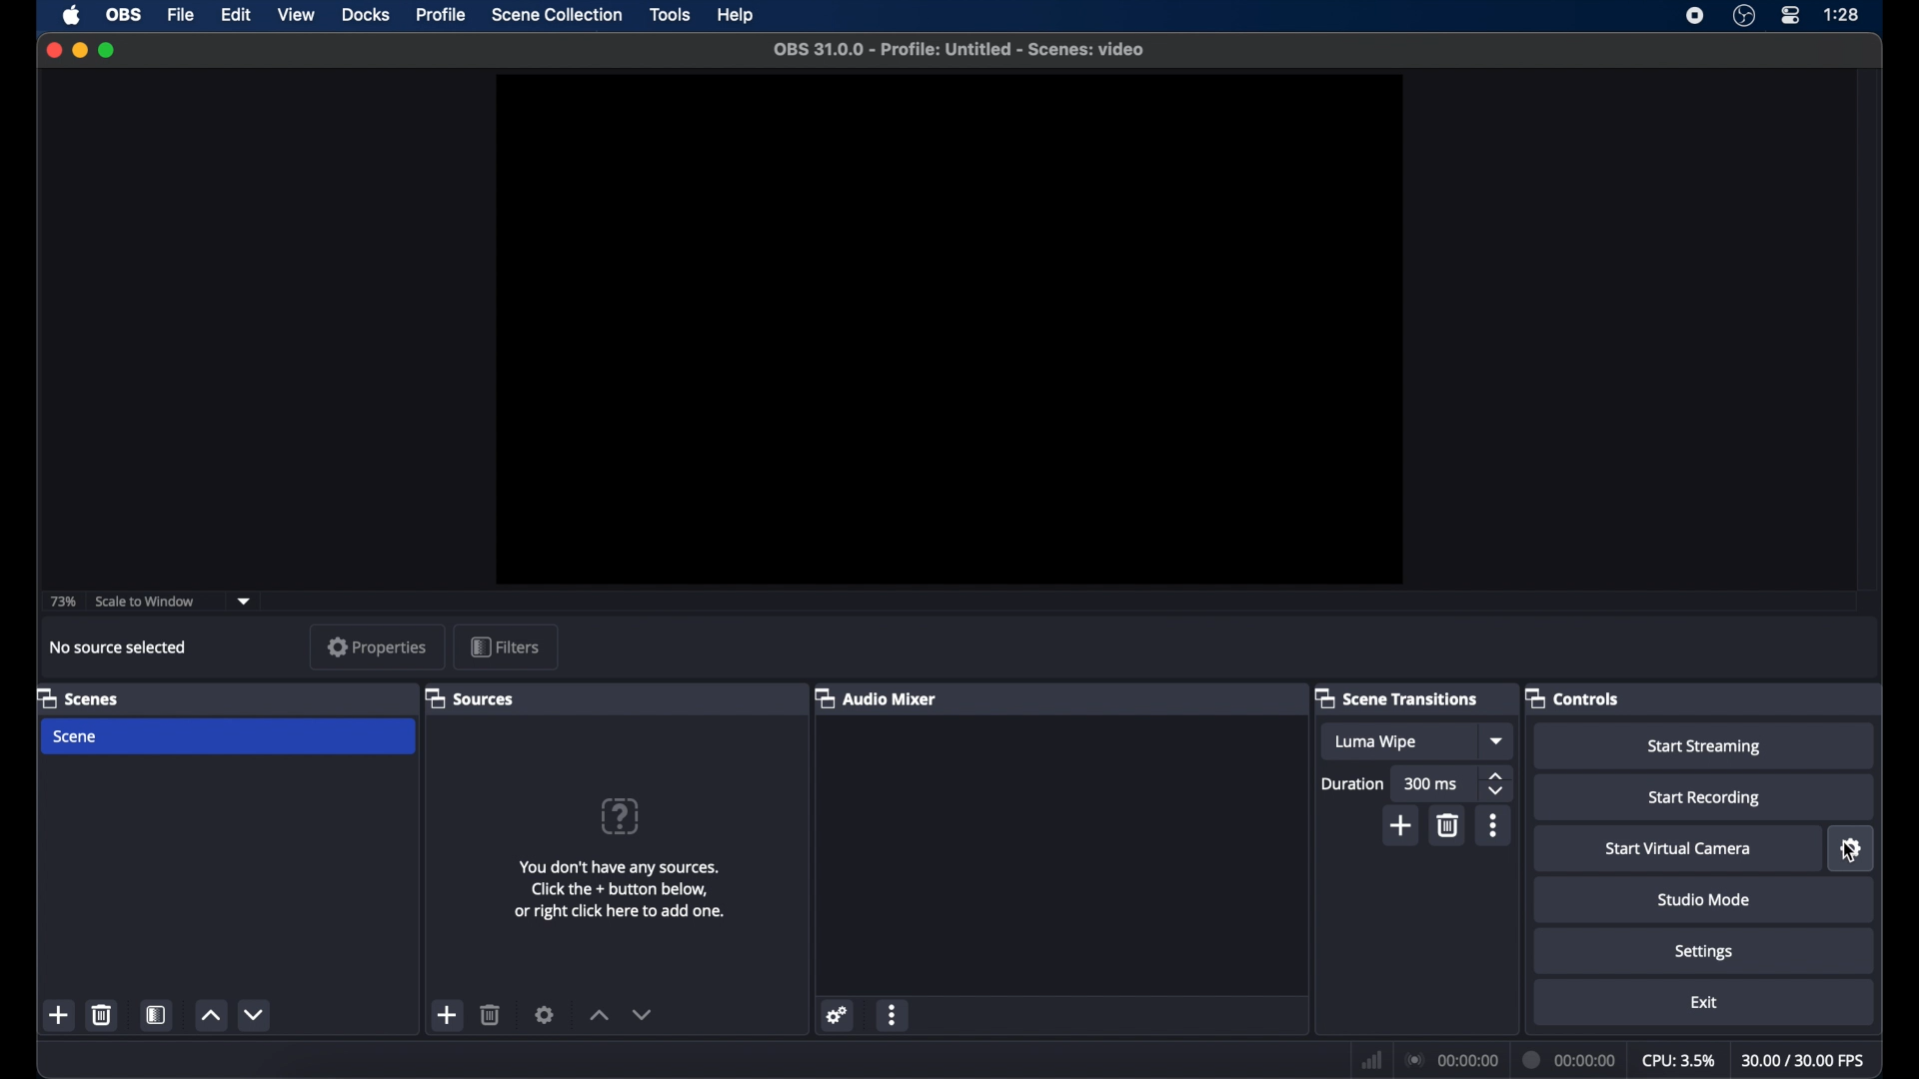 The image size is (1919, 1079). What do you see at coordinates (622, 815) in the screenshot?
I see `help` at bounding box center [622, 815].